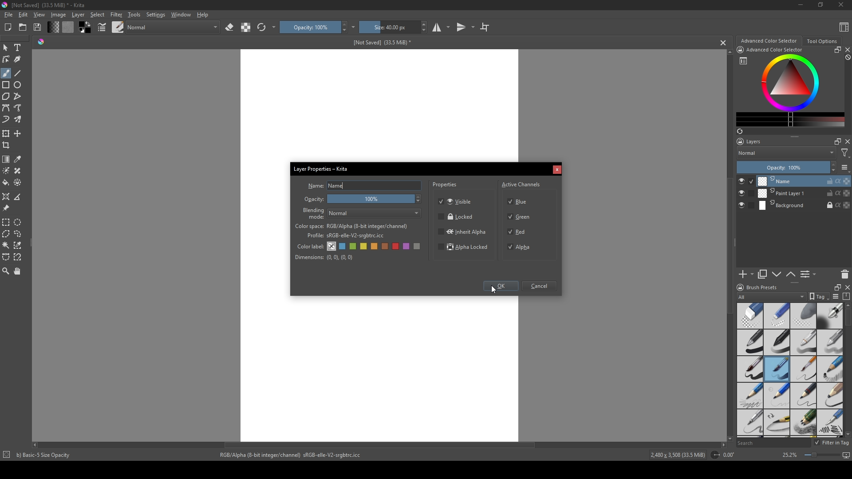 This screenshot has height=479, width=852. I want to click on hard eraser, so click(776, 315).